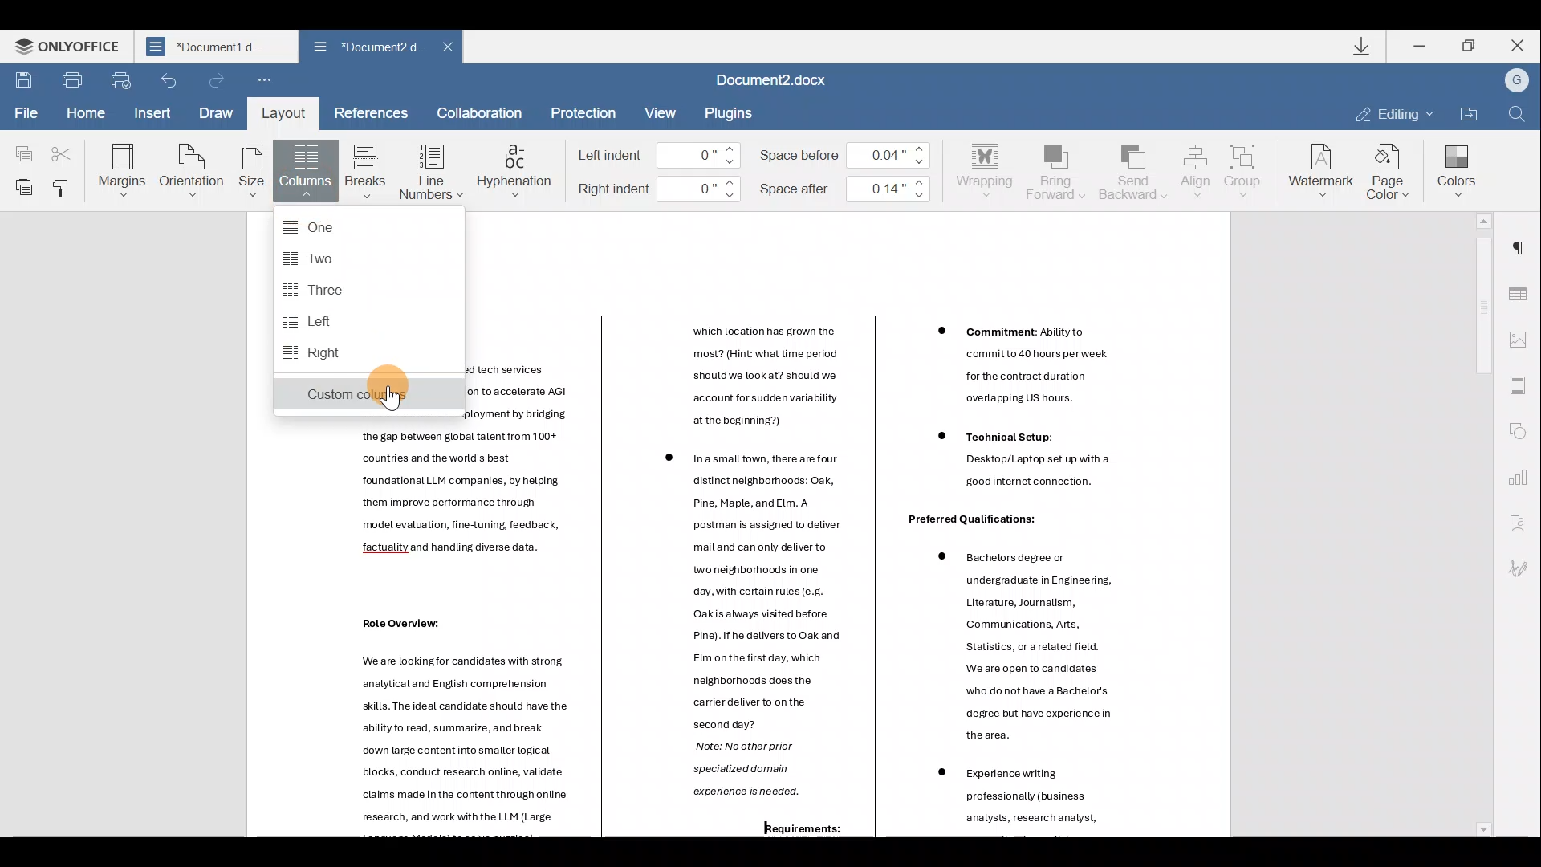  I want to click on Downloads, so click(1364, 48).